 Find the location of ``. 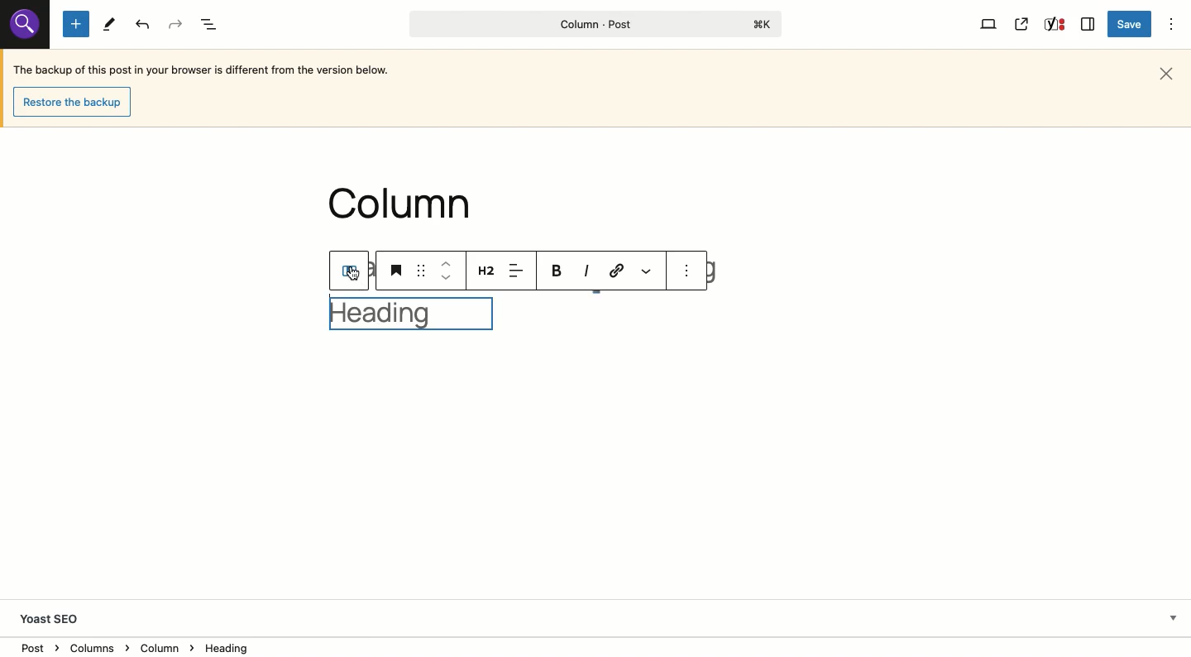

 is located at coordinates (22, 25).